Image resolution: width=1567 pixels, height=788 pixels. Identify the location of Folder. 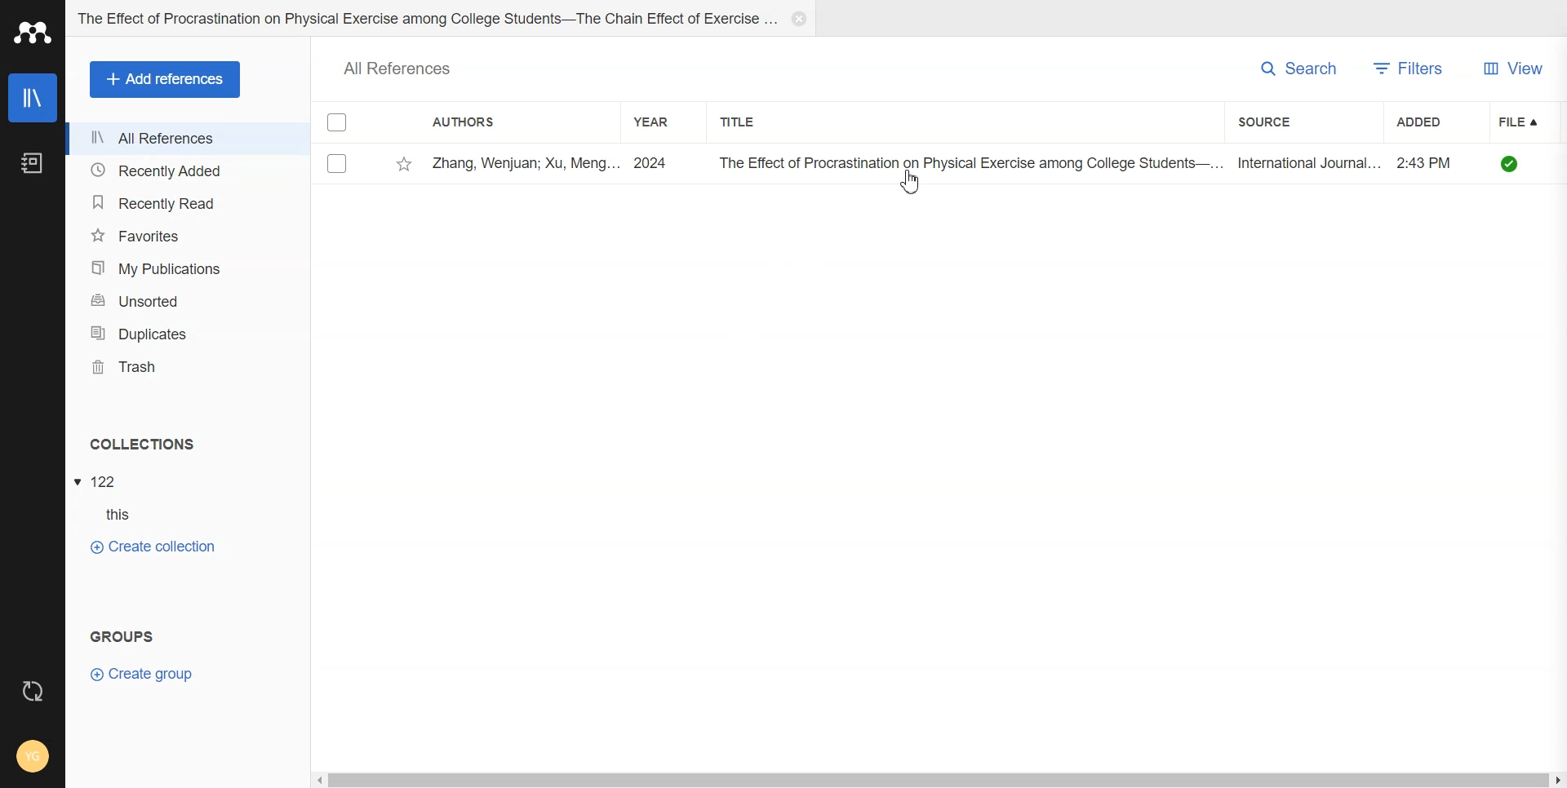
(422, 20).